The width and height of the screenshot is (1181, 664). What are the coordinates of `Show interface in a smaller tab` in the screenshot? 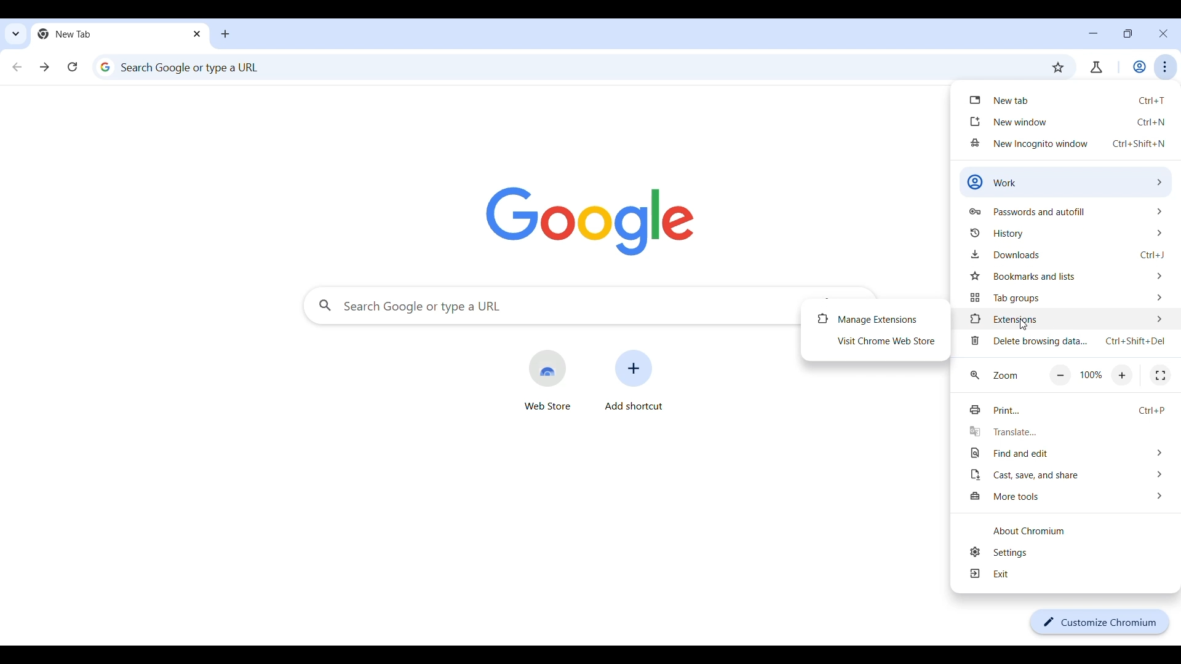 It's located at (1127, 33).